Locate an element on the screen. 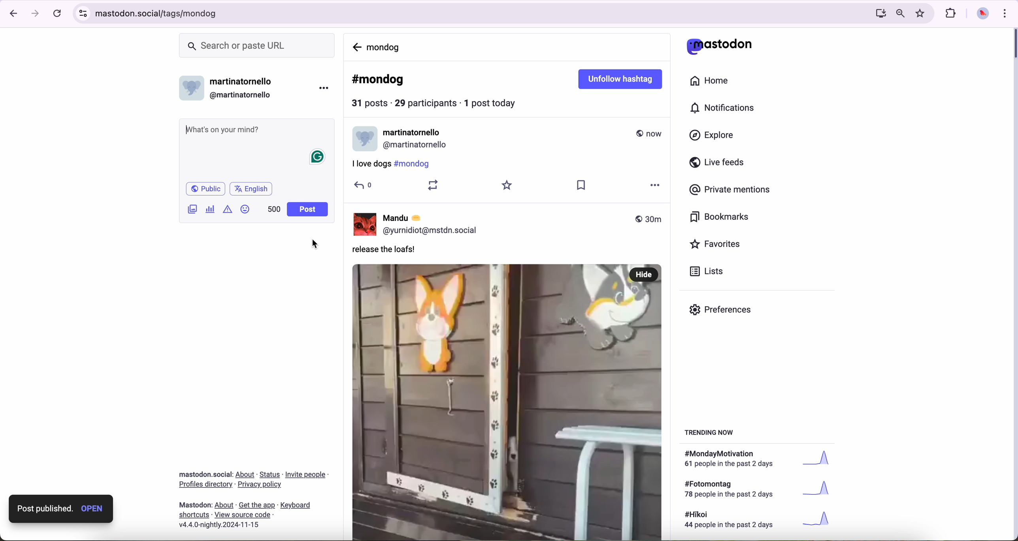 The image size is (1018, 541). retweet is located at coordinates (431, 522).